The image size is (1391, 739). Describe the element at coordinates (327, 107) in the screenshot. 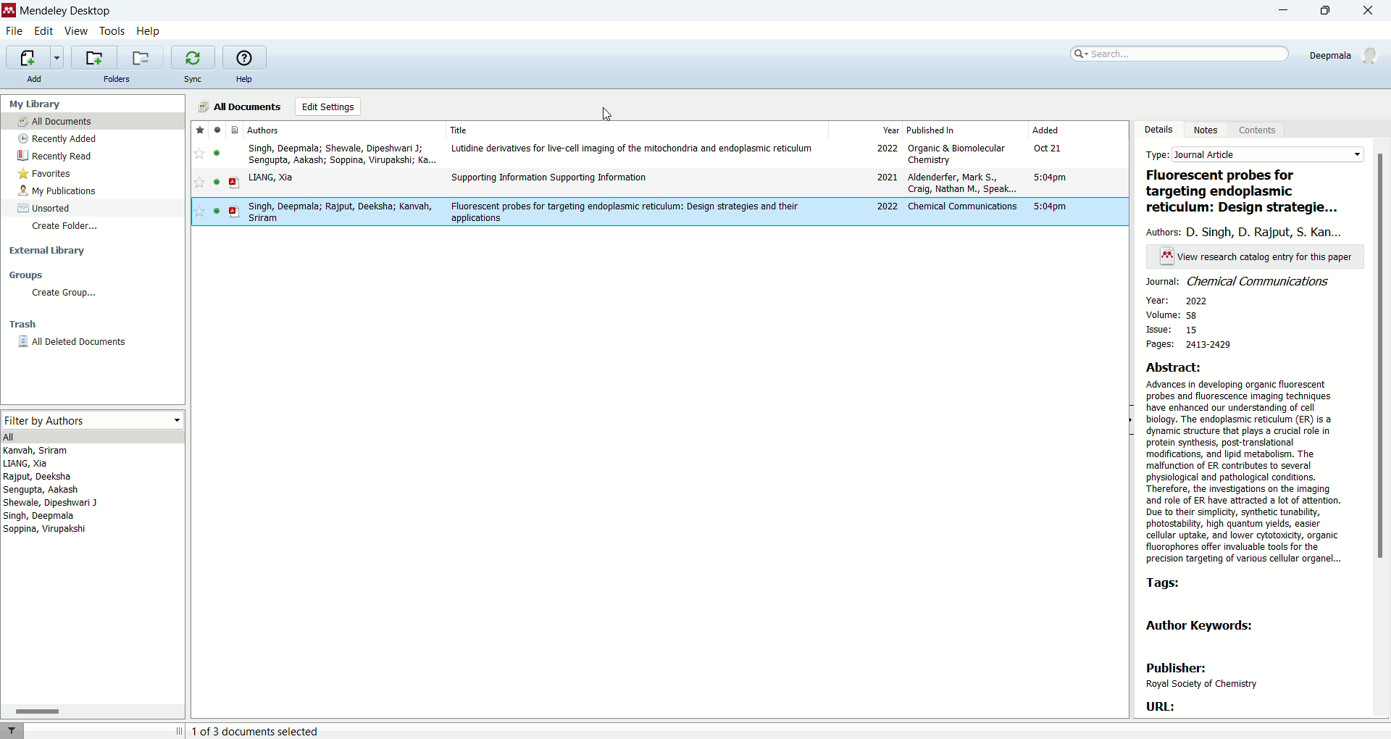

I see `edit settings` at that location.